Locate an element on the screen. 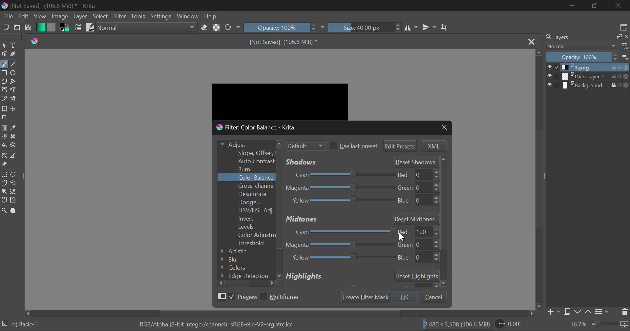 The height and width of the screenshot is (331, 630). Filter is located at coordinates (120, 17).